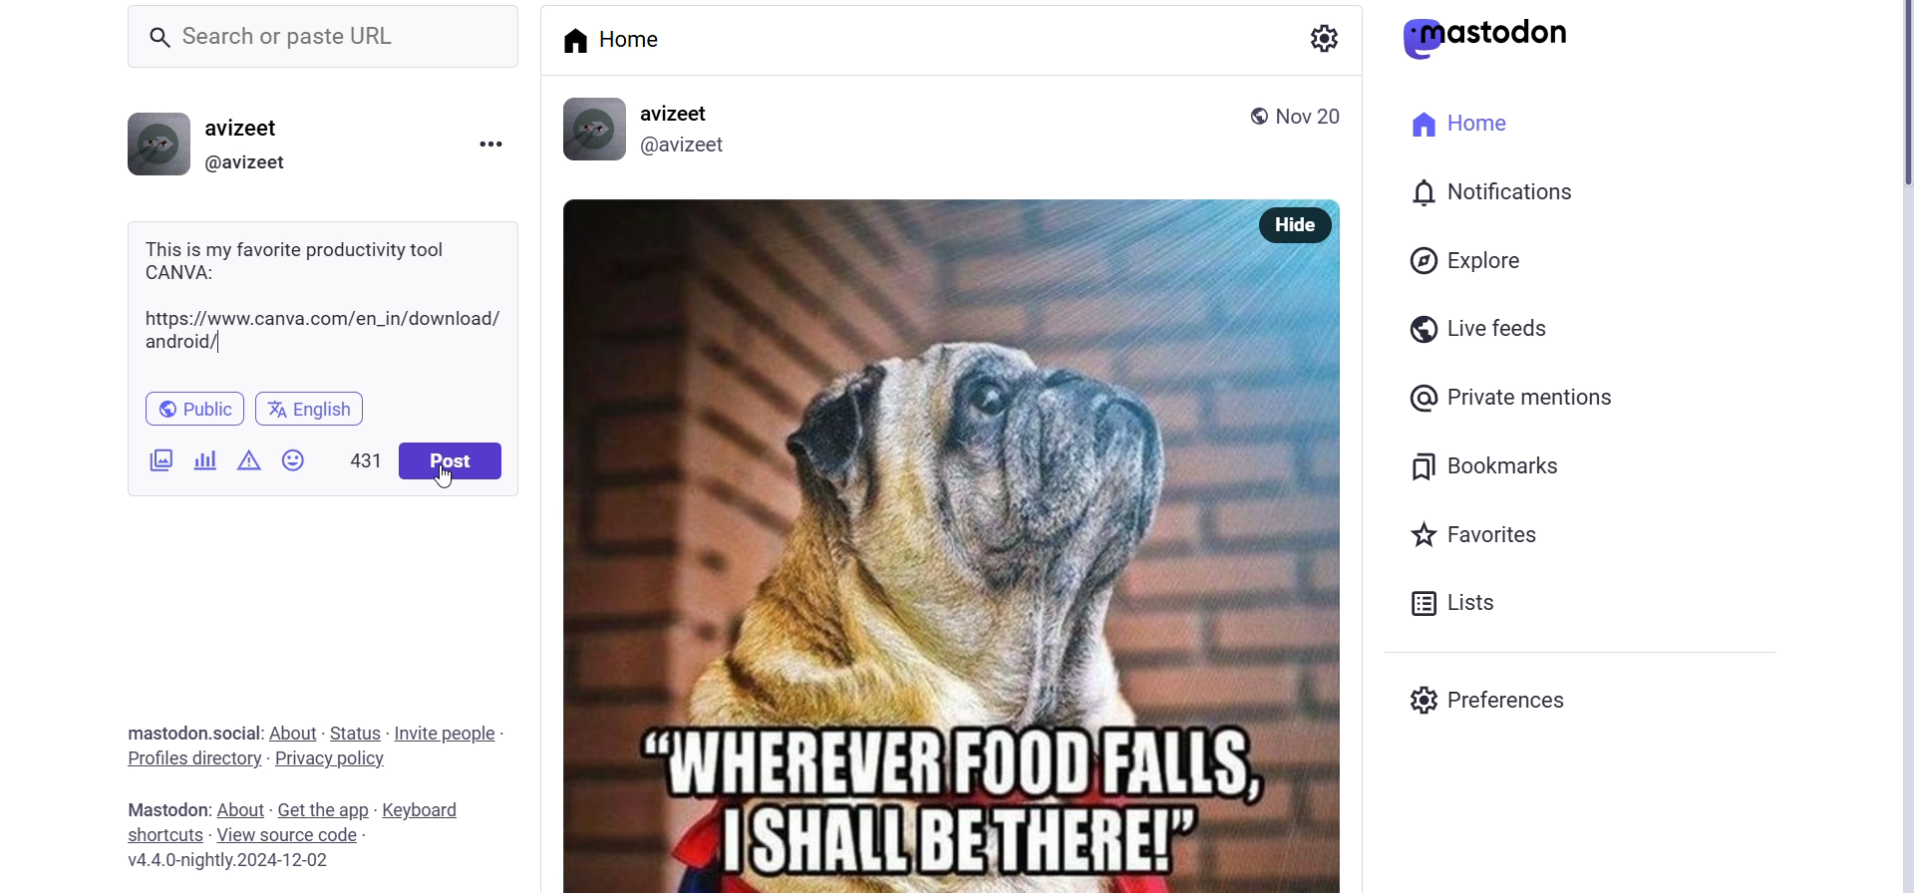  I want to click on private mentions, so click(1535, 394).